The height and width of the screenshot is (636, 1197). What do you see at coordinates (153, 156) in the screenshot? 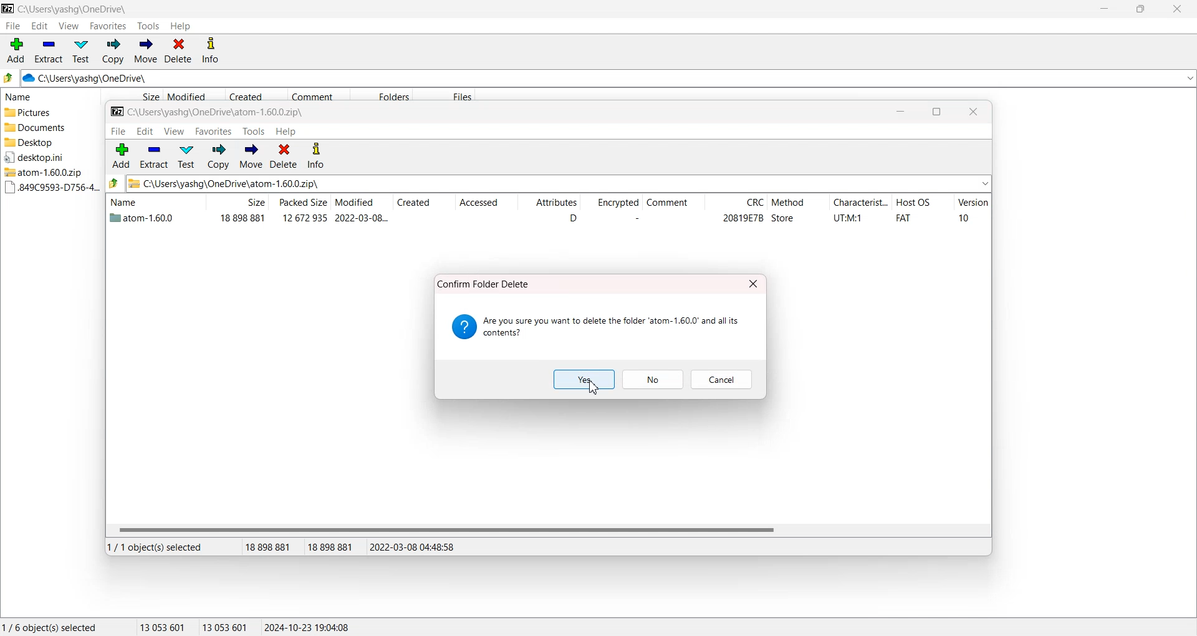
I see `extract` at bounding box center [153, 156].